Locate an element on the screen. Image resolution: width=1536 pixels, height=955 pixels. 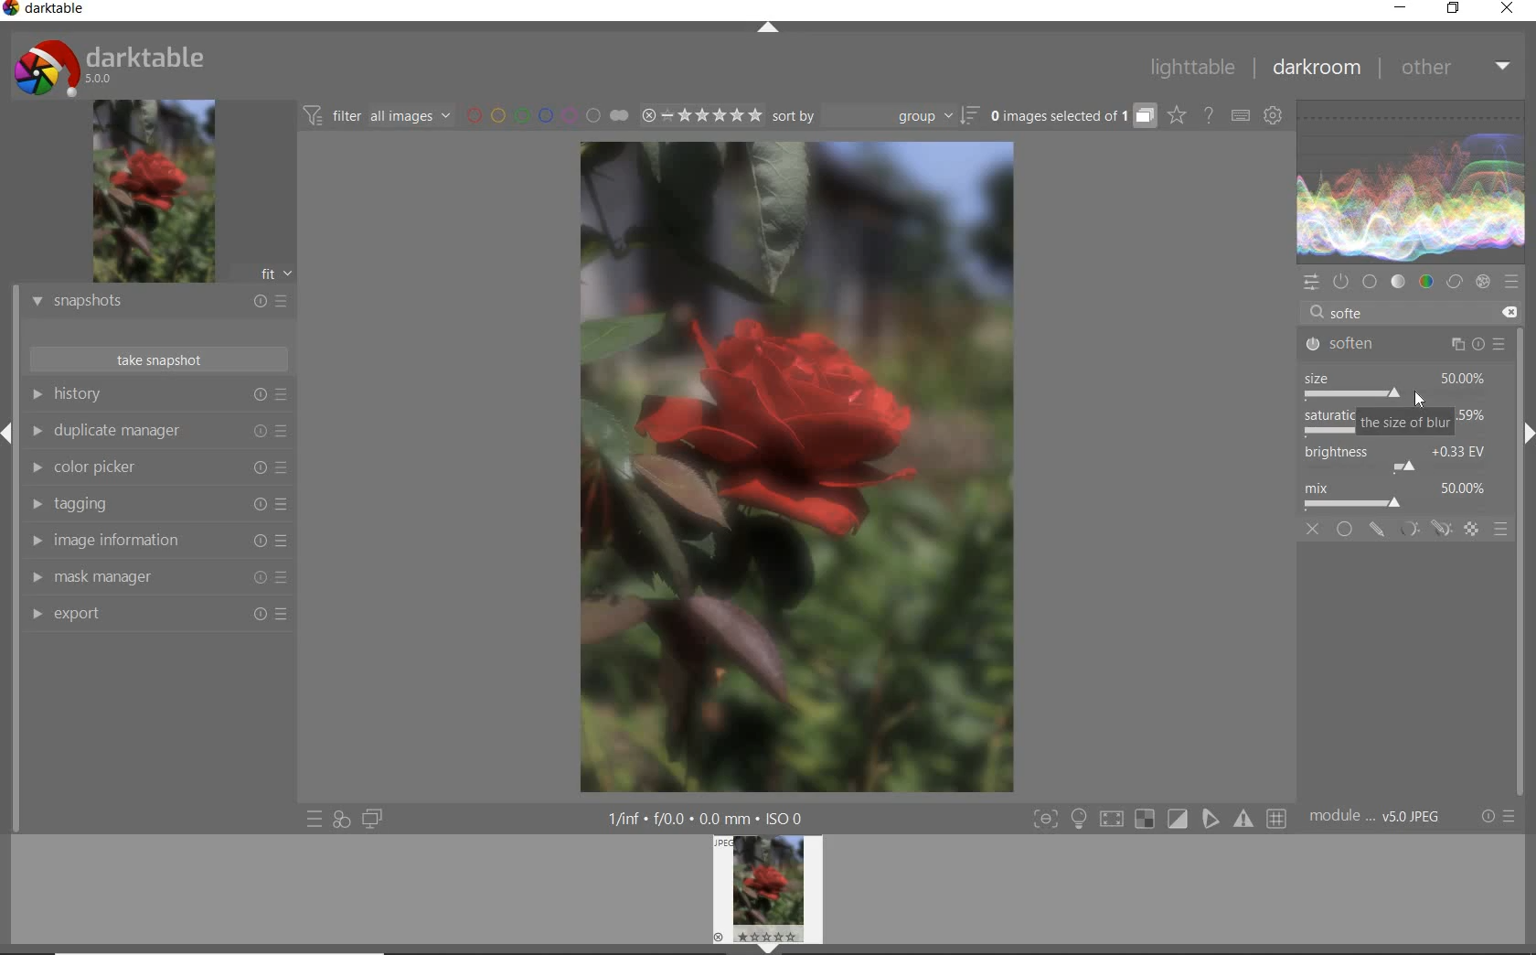
Toggle modes is located at coordinates (1157, 819).